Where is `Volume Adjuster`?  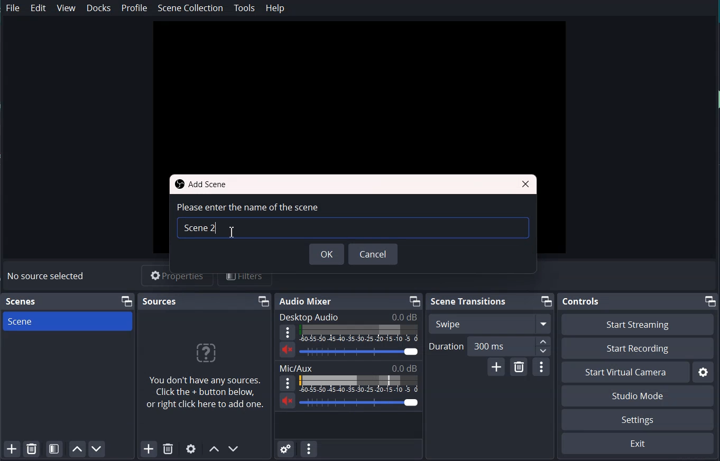 Volume Adjuster is located at coordinates (359, 351).